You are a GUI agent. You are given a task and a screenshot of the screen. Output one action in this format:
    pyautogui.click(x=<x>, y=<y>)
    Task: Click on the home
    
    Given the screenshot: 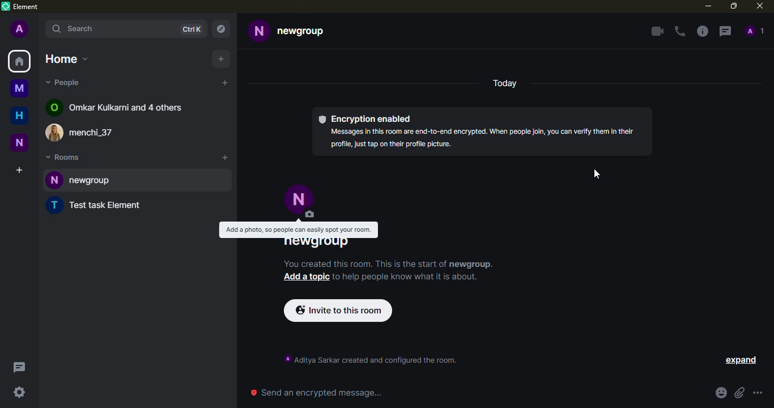 What is the action you would take?
    pyautogui.click(x=67, y=59)
    